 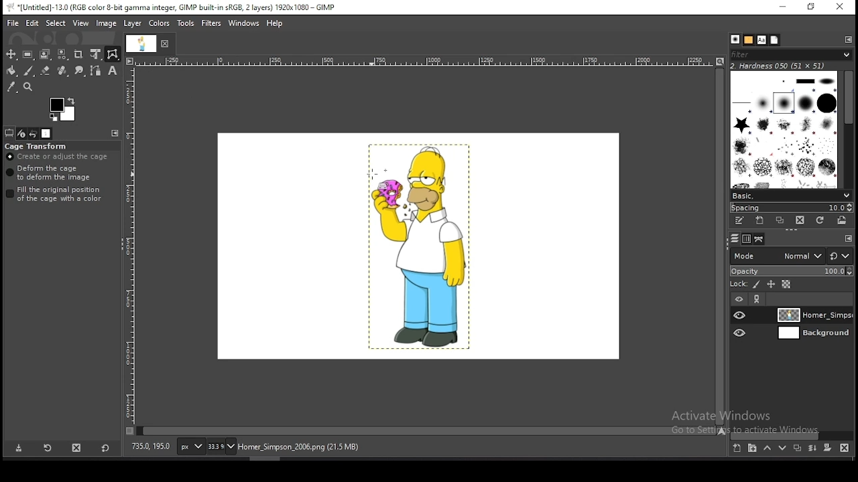 What do you see at coordinates (745, 238) in the screenshot?
I see `channels` at bounding box center [745, 238].